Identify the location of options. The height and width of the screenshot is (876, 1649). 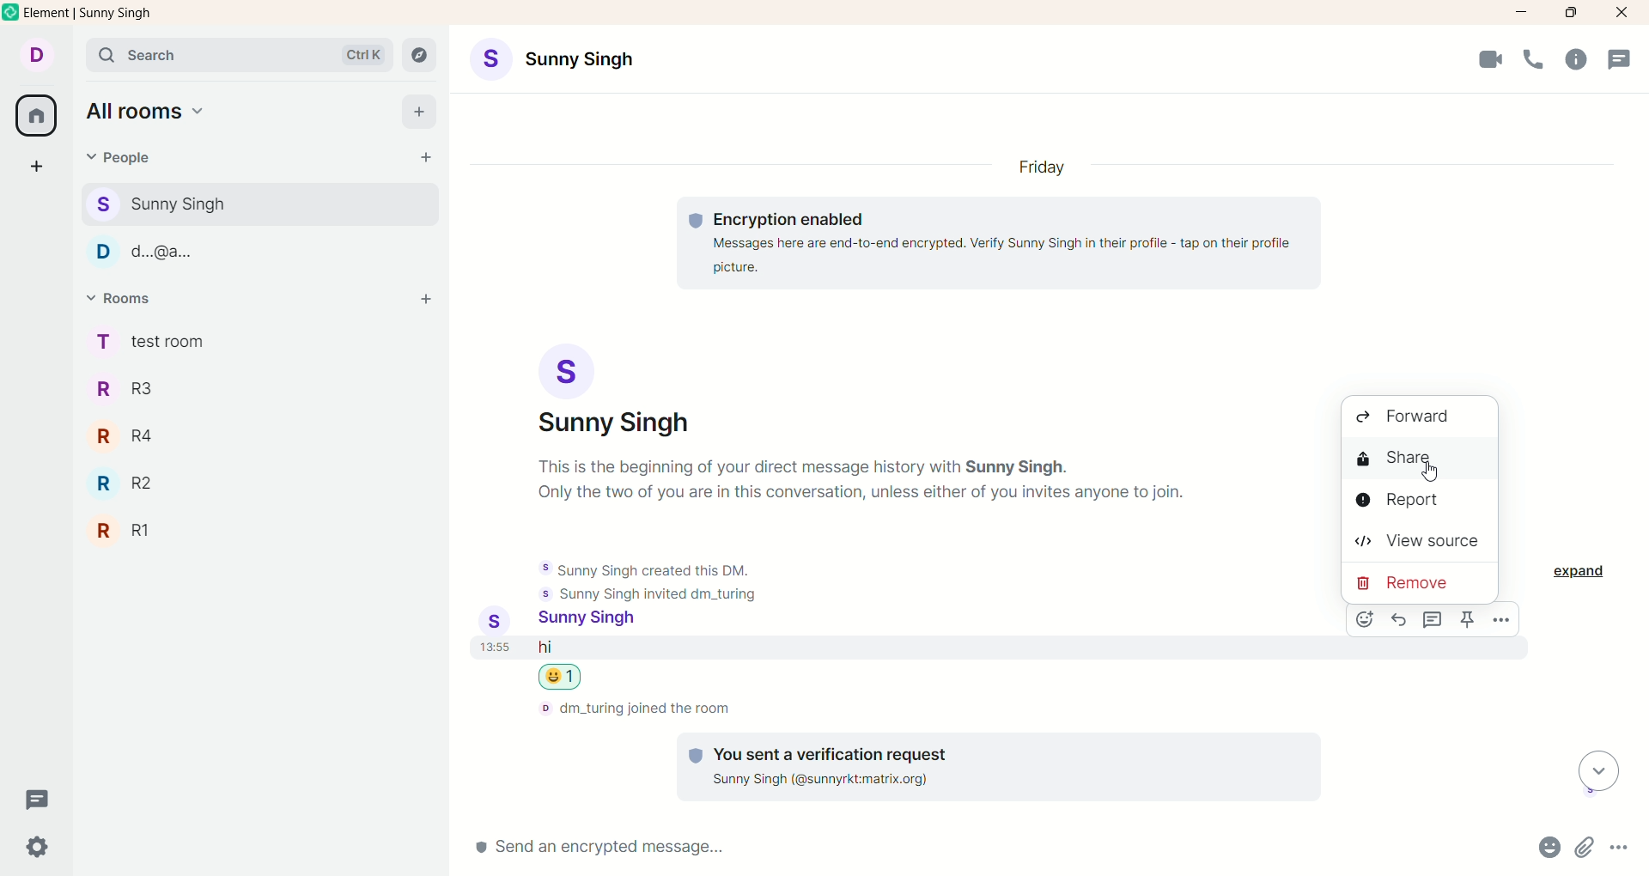
(1502, 618).